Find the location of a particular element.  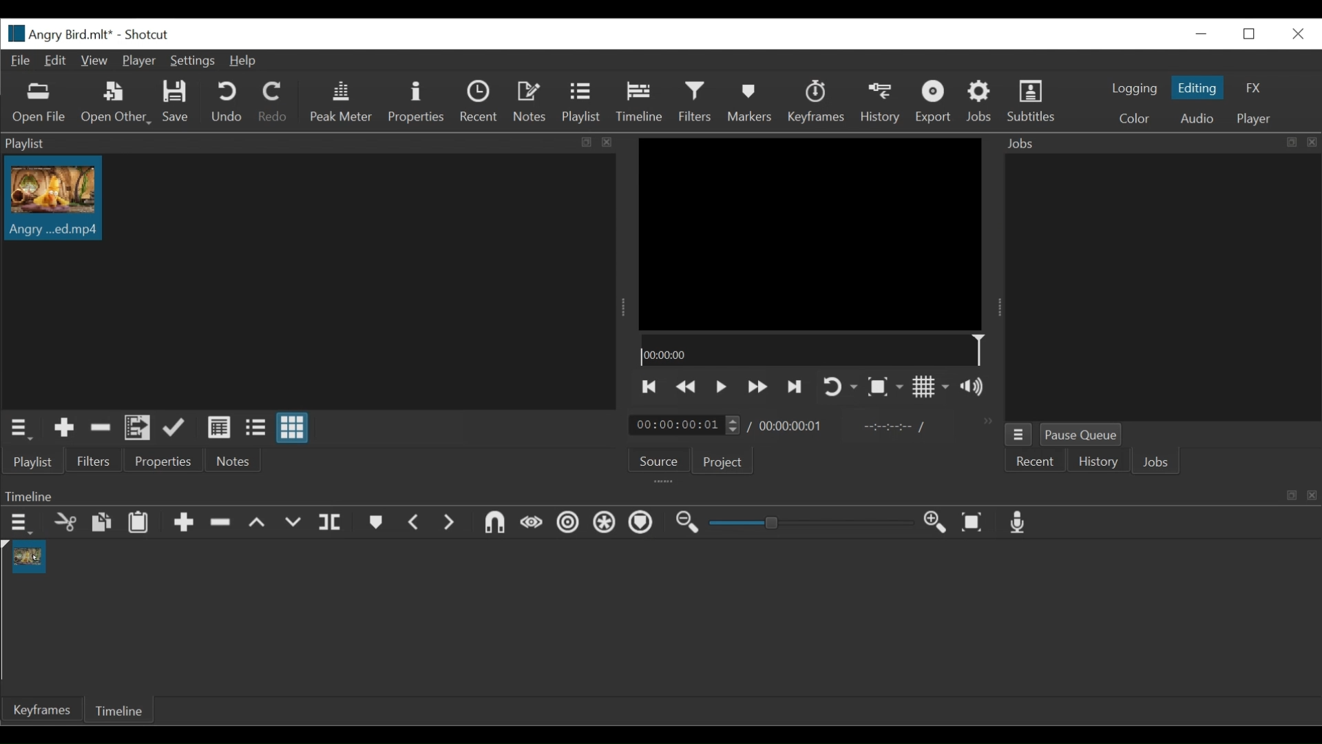

Overwrite is located at coordinates (294, 524).